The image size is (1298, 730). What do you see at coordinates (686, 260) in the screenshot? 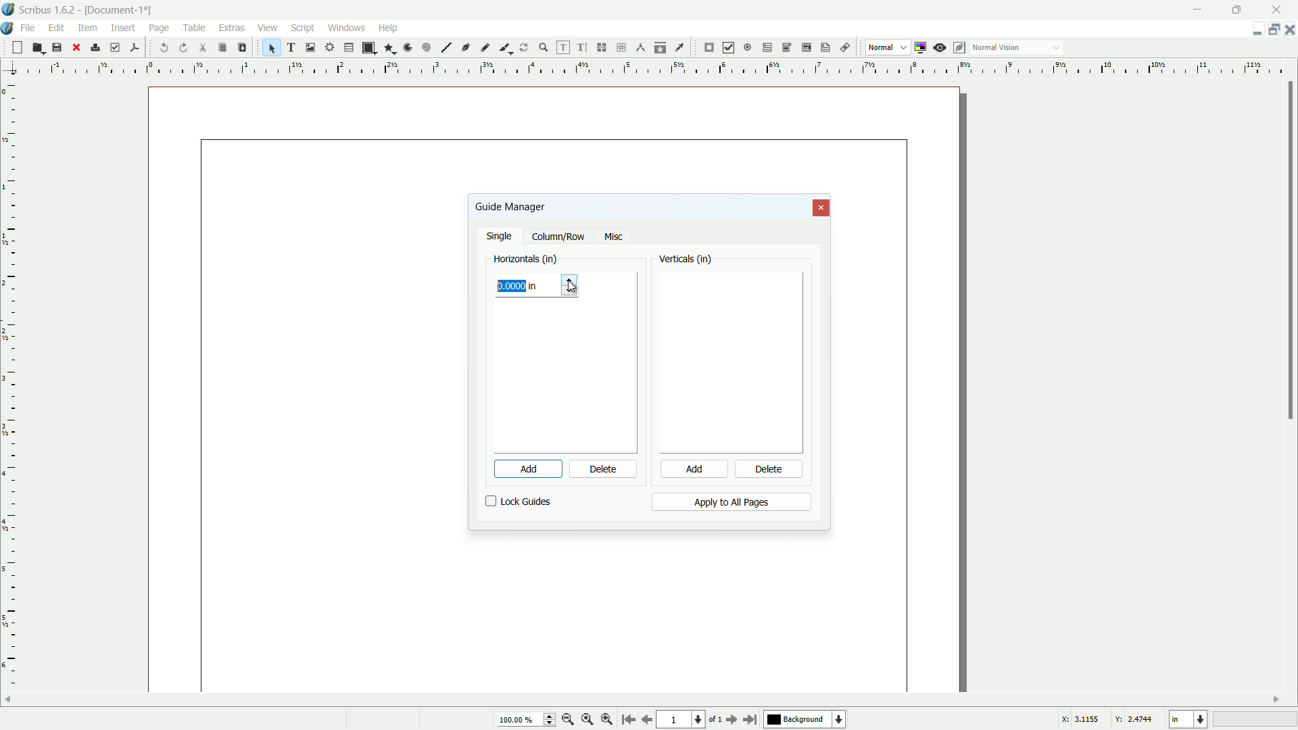
I see `verticals` at bounding box center [686, 260].